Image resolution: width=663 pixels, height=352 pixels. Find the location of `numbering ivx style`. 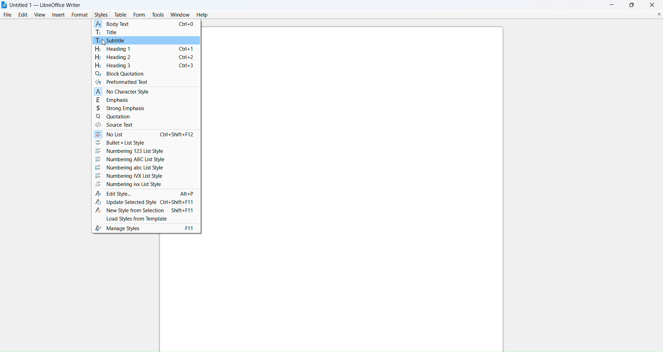

numbering ivx style is located at coordinates (128, 184).